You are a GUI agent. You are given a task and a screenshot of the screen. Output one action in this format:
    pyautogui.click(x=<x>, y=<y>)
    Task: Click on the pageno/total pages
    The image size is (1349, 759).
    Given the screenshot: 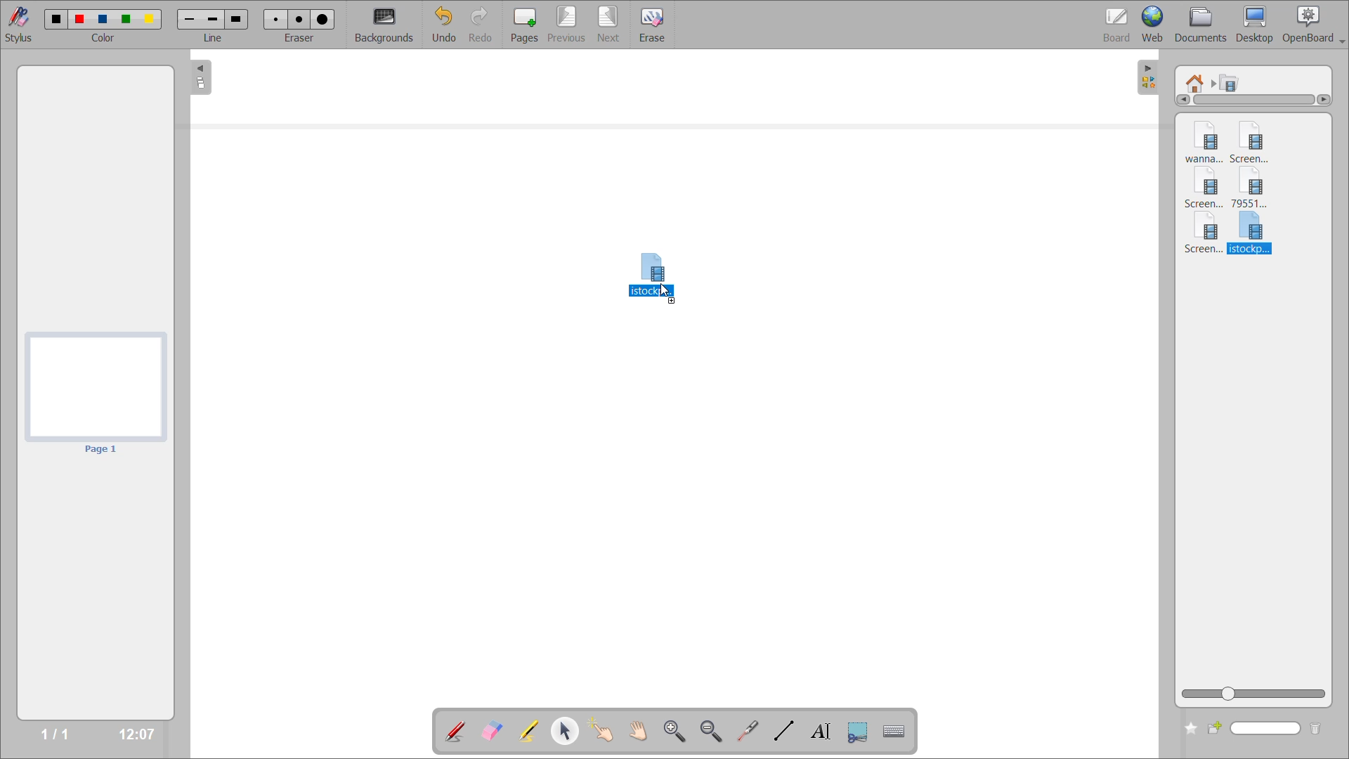 What is the action you would take?
    pyautogui.click(x=50, y=729)
    